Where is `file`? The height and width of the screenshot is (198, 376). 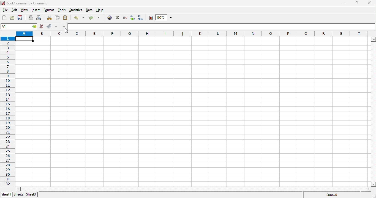 file is located at coordinates (6, 10).